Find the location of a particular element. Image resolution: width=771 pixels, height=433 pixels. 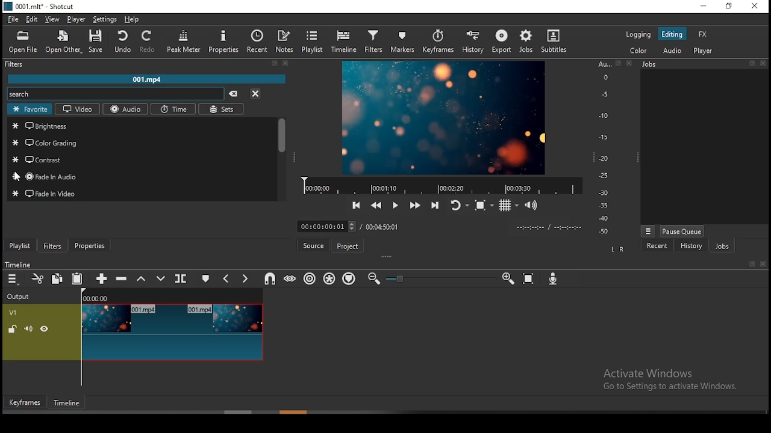

audio is located at coordinates (670, 49).